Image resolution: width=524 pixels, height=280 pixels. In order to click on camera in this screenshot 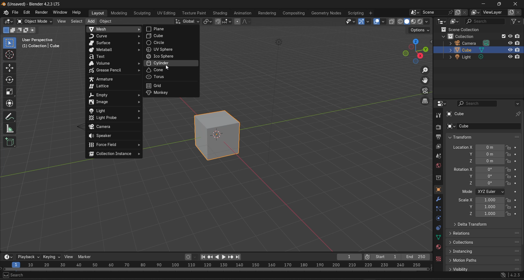, I will do `click(278, 102)`.